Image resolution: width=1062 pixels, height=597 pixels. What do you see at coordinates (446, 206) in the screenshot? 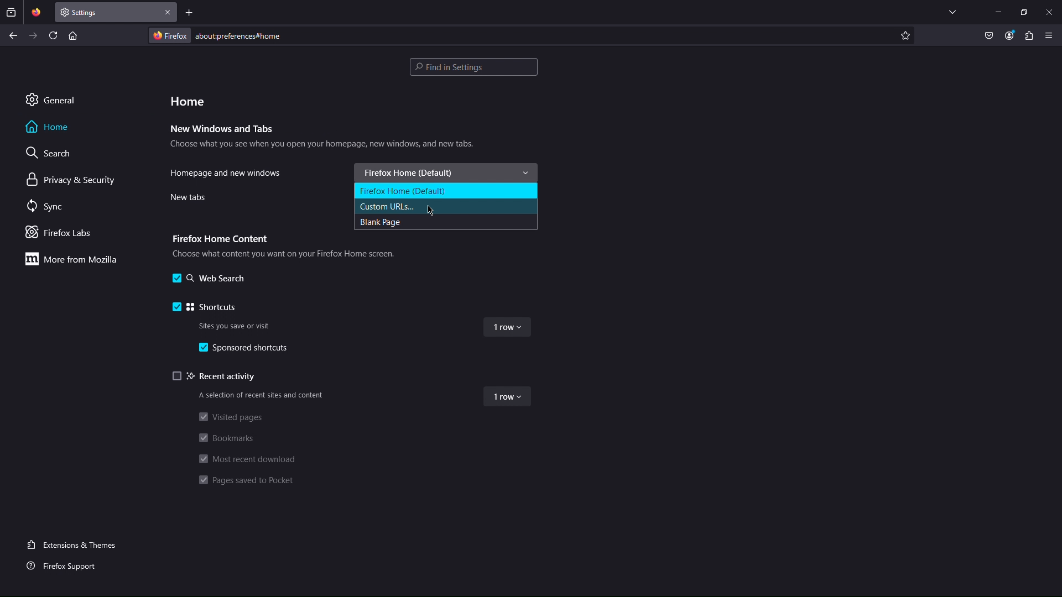
I see `Custom URLs` at bounding box center [446, 206].